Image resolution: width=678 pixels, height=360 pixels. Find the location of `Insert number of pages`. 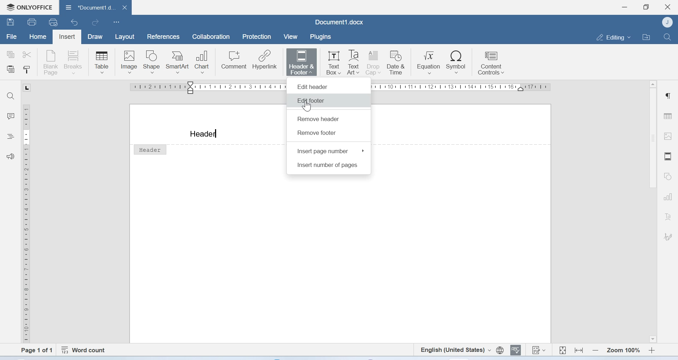

Insert number of pages is located at coordinates (328, 166).